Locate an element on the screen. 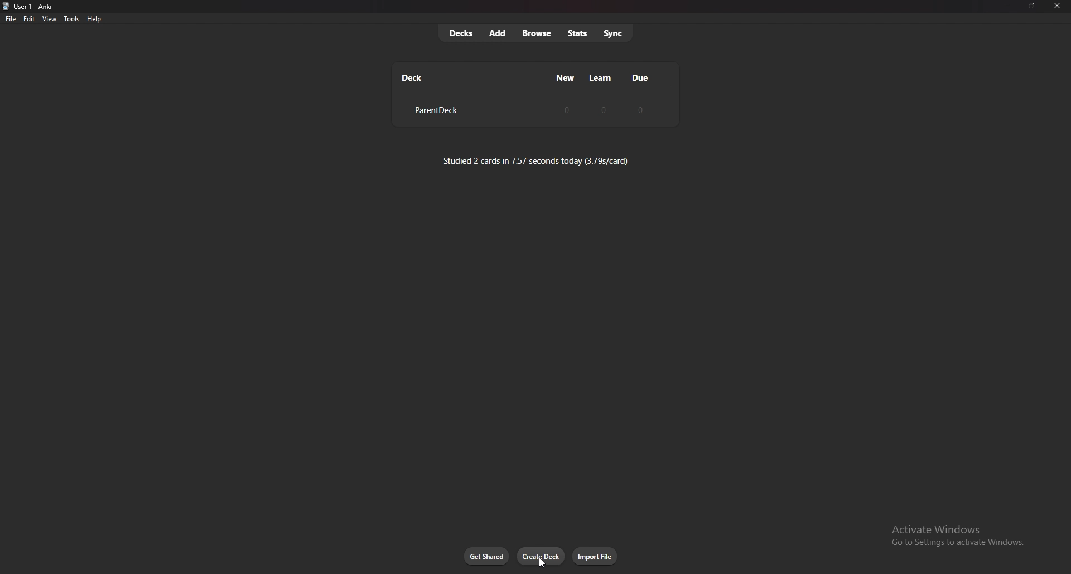  0 is located at coordinates (604, 109).